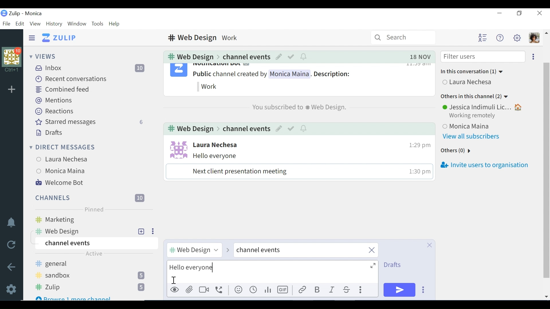  What do you see at coordinates (362, 290) in the screenshot?
I see `Compose actions` at bounding box center [362, 290].